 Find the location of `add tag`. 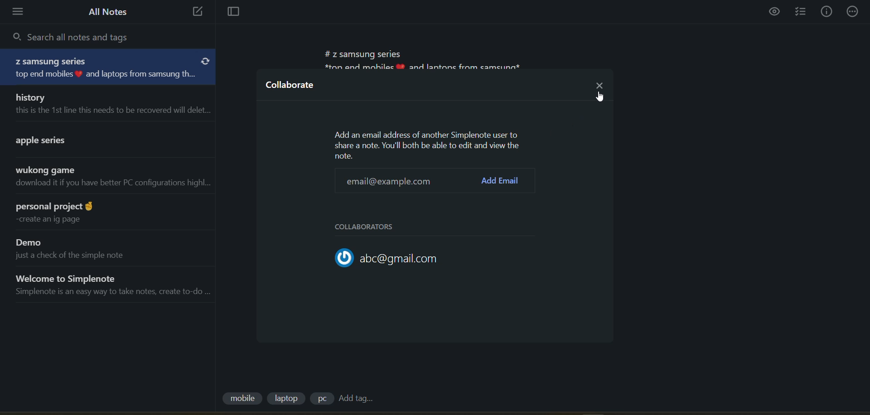

add tag is located at coordinates (355, 399).